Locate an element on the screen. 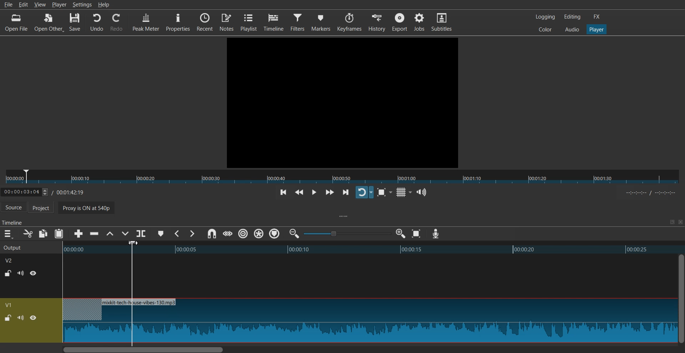 This screenshot has height=353, width=685. Close is located at coordinates (680, 222).